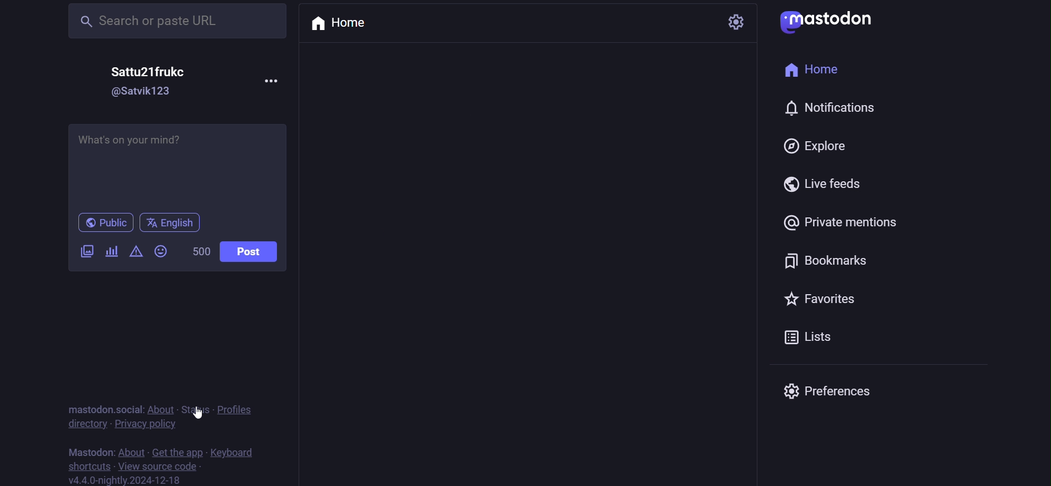  What do you see at coordinates (237, 411) in the screenshot?
I see `profiles` at bounding box center [237, 411].